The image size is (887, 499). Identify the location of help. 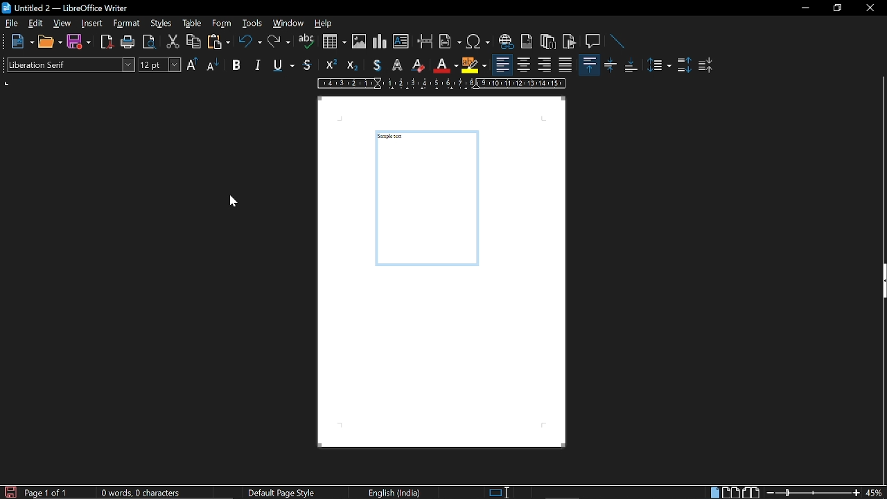
(325, 26).